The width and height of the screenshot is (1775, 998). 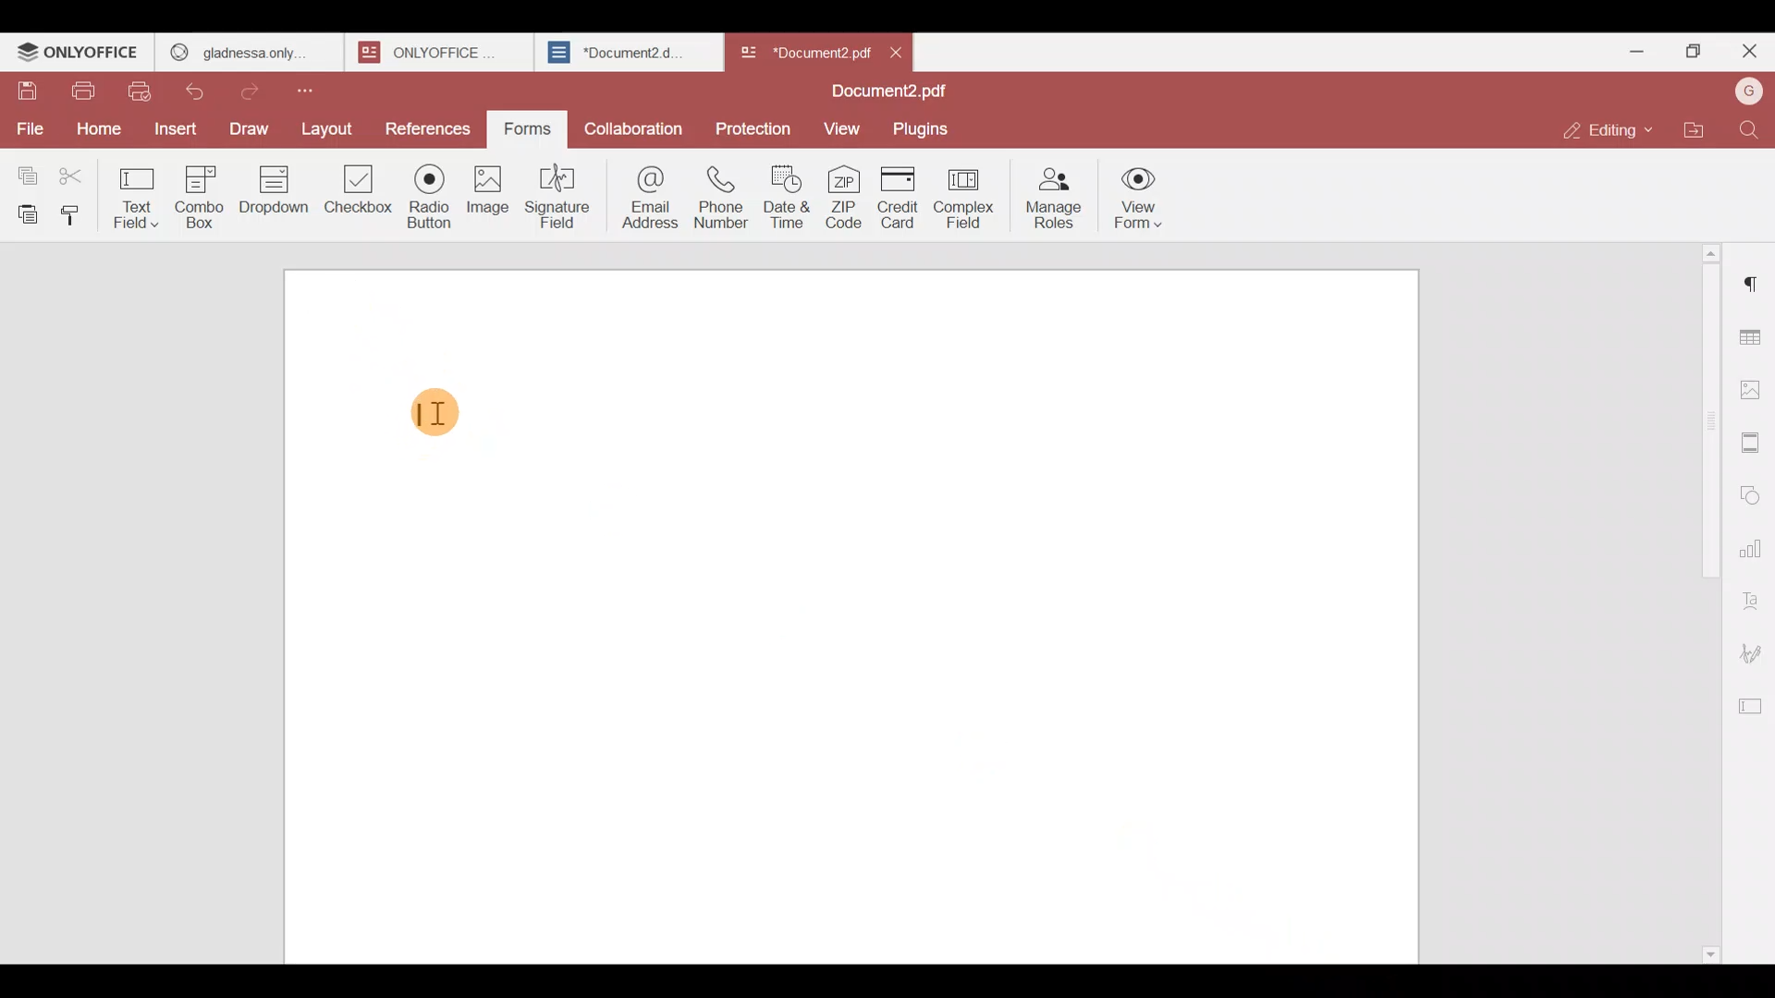 I want to click on Close, so click(x=897, y=51).